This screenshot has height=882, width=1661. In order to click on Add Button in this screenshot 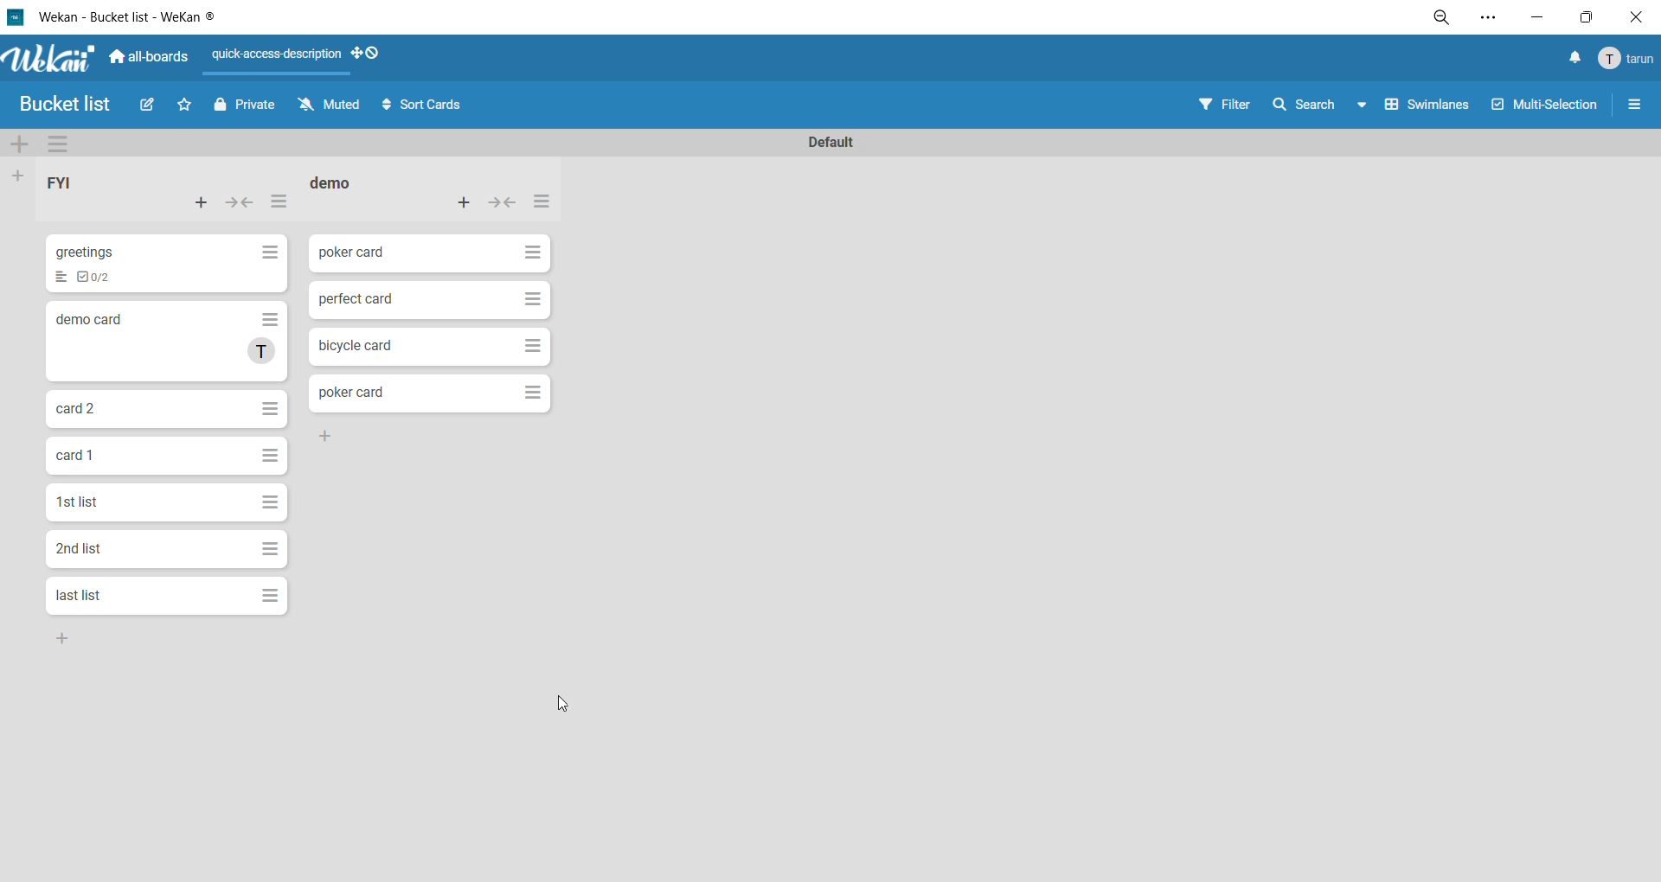, I will do `click(326, 437)`.